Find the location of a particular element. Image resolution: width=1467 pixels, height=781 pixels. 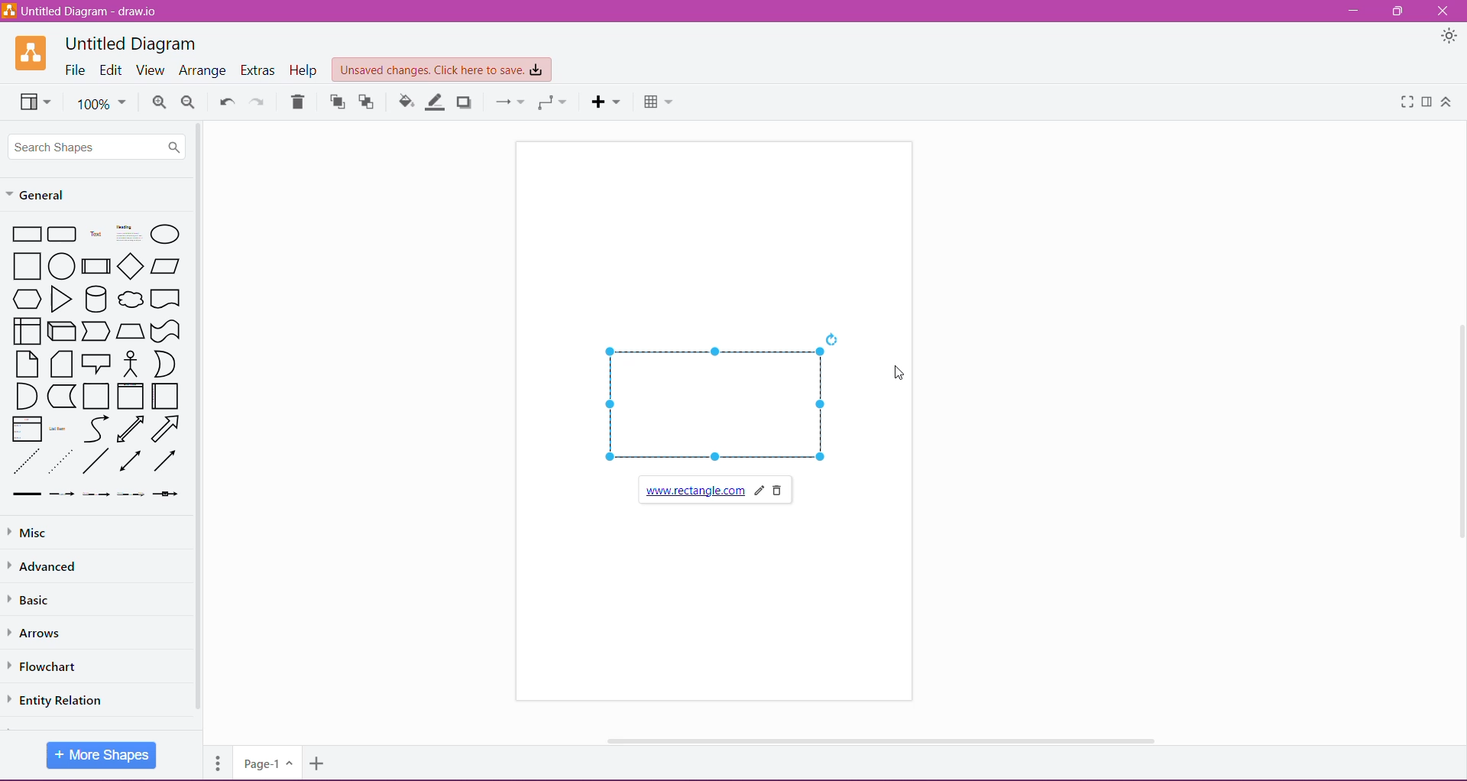

Advanced is located at coordinates (47, 567).